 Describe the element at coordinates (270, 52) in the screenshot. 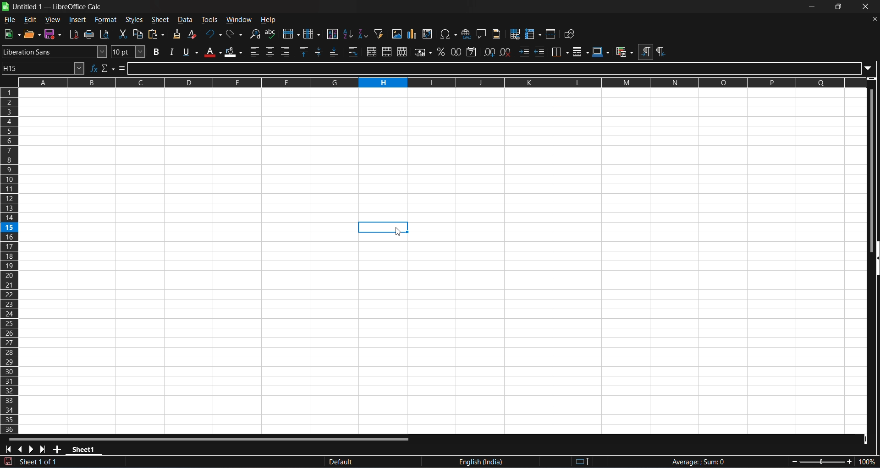

I see `align center` at that location.